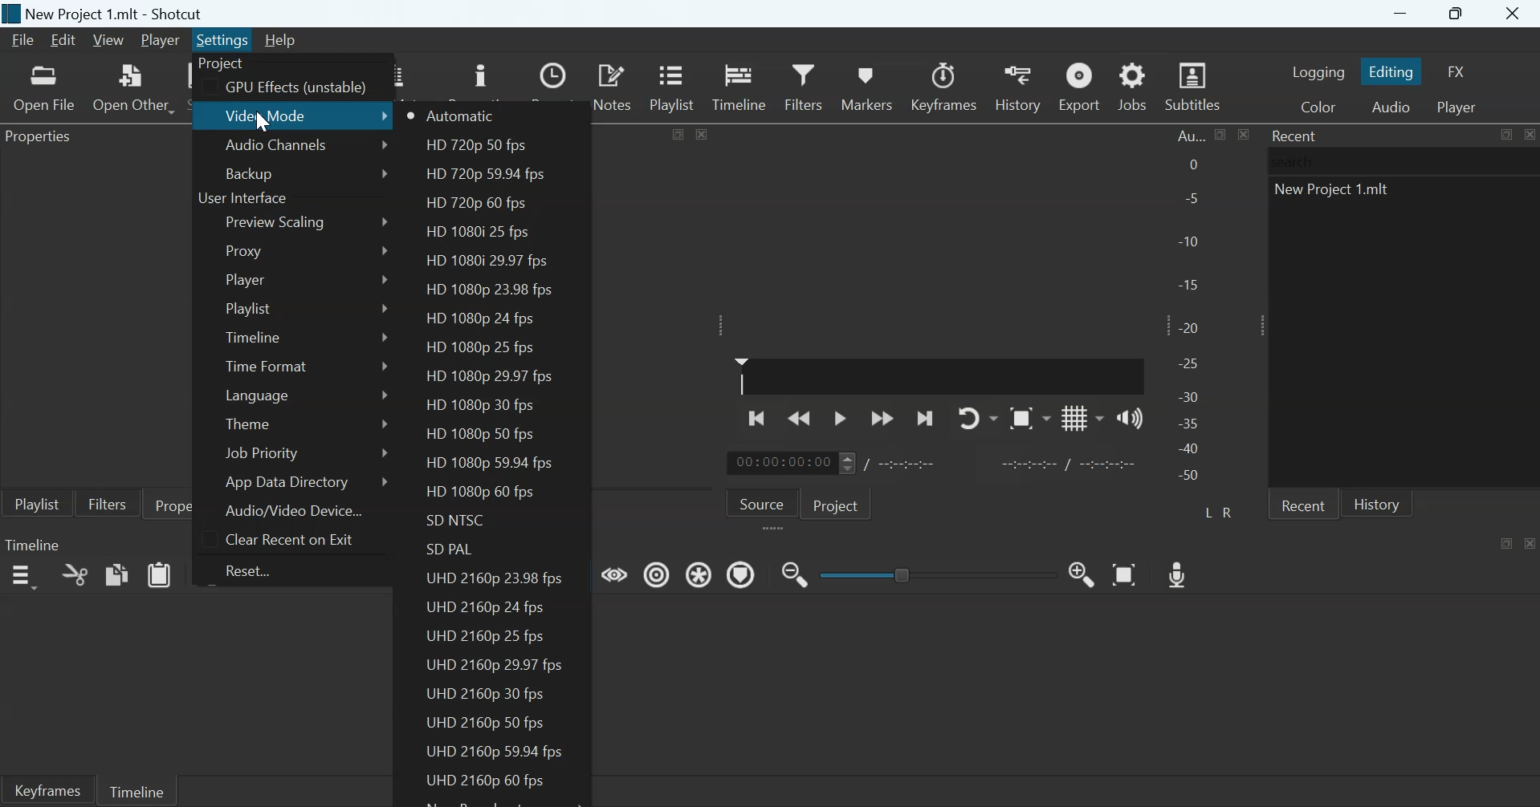 Image resolution: width=1540 pixels, height=807 pixels. Describe the element at coordinates (47, 790) in the screenshot. I see `Keyframes` at that location.